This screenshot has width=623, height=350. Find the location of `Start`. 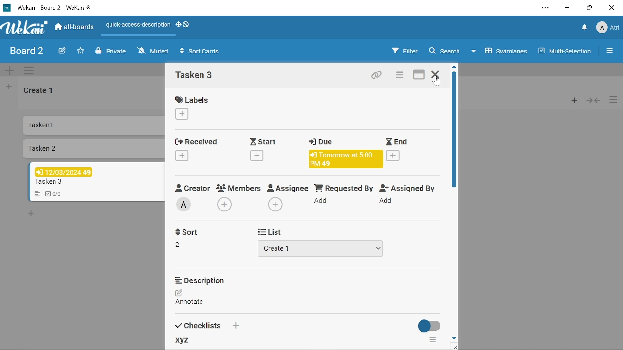

Start is located at coordinates (265, 141).